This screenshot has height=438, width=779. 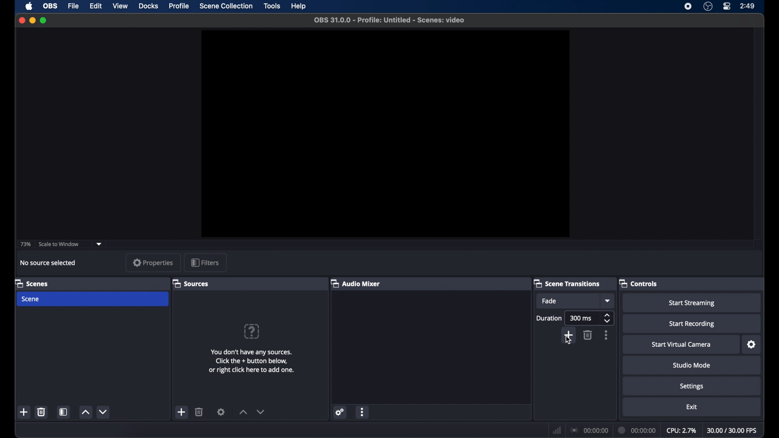 I want to click on view, so click(x=120, y=5).